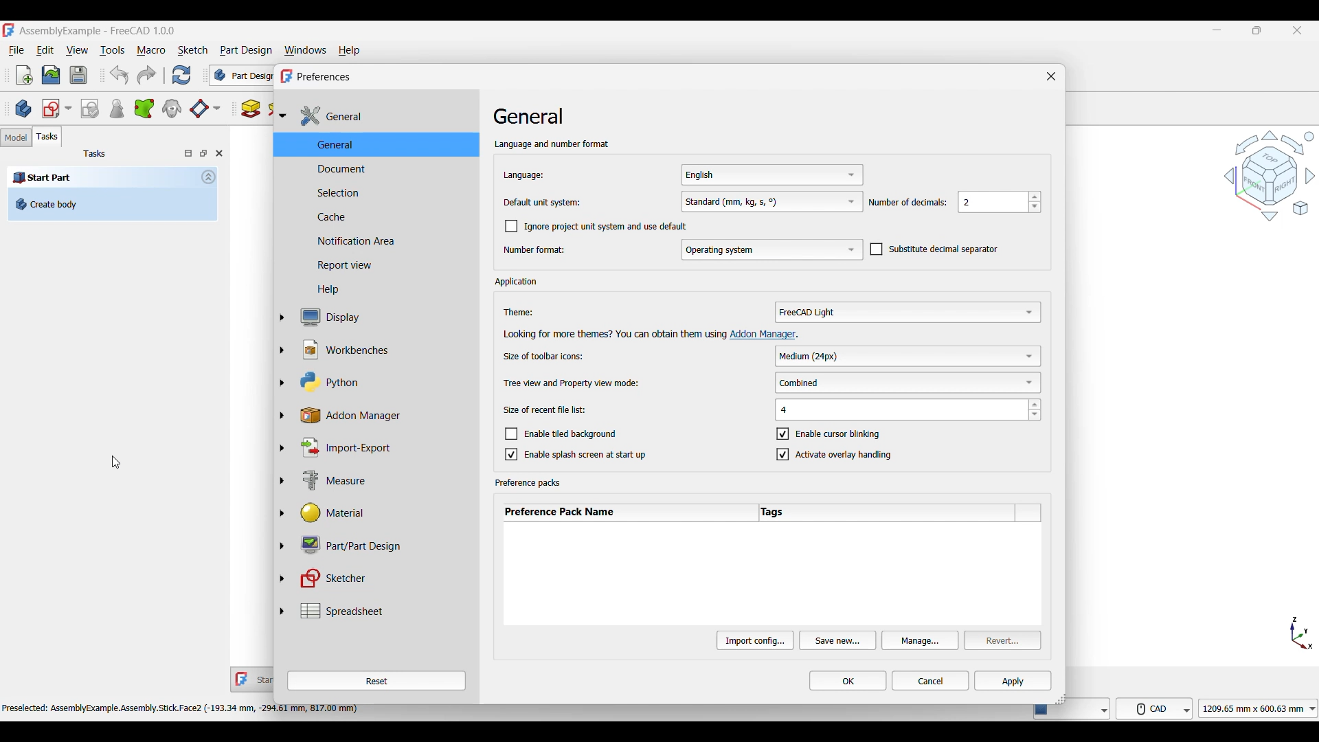 The width and height of the screenshot is (1319, 742). What do you see at coordinates (381, 216) in the screenshot?
I see `Cache` at bounding box center [381, 216].